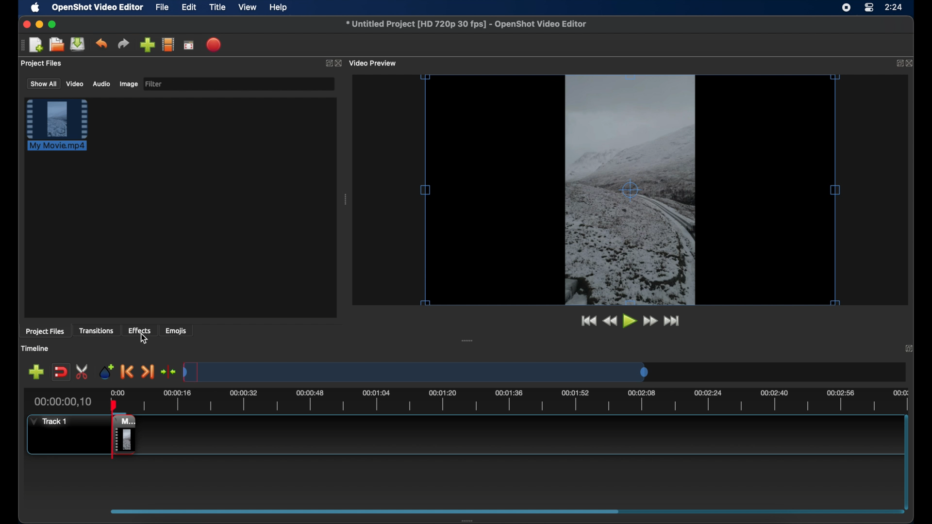 The height and width of the screenshot is (524, 932). What do you see at coordinates (366, 511) in the screenshot?
I see `scroll box` at bounding box center [366, 511].